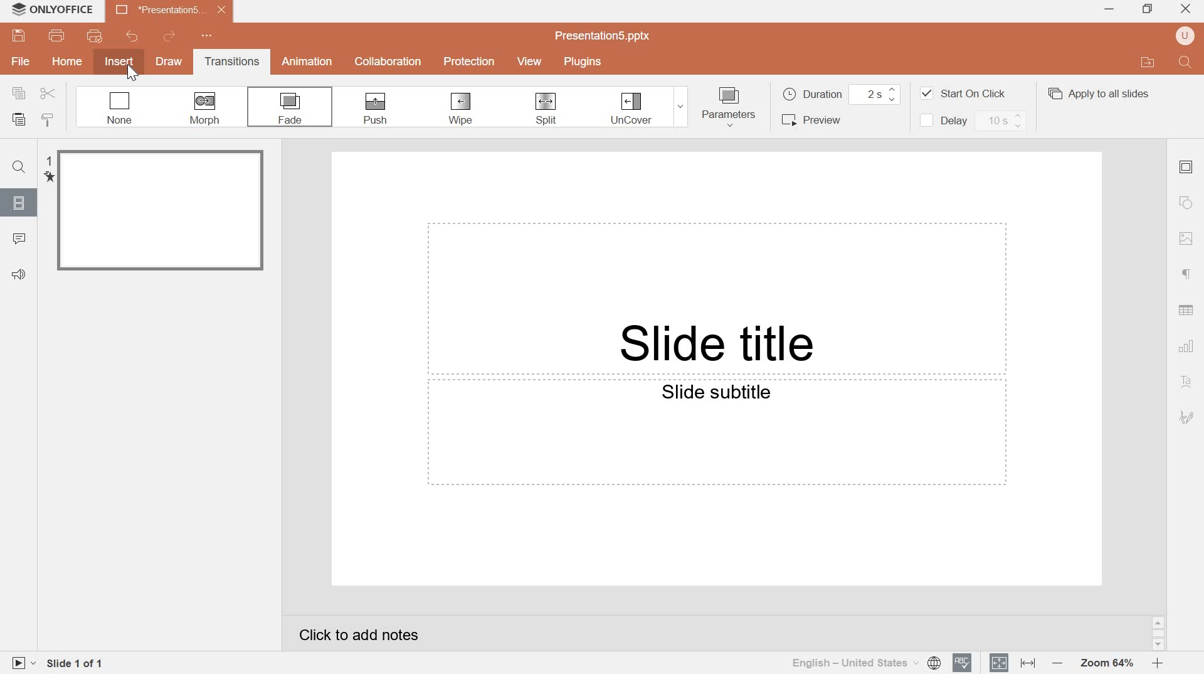 The image size is (1204, 674). What do you see at coordinates (1157, 663) in the screenshot?
I see `zoom in` at bounding box center [1157, 663].